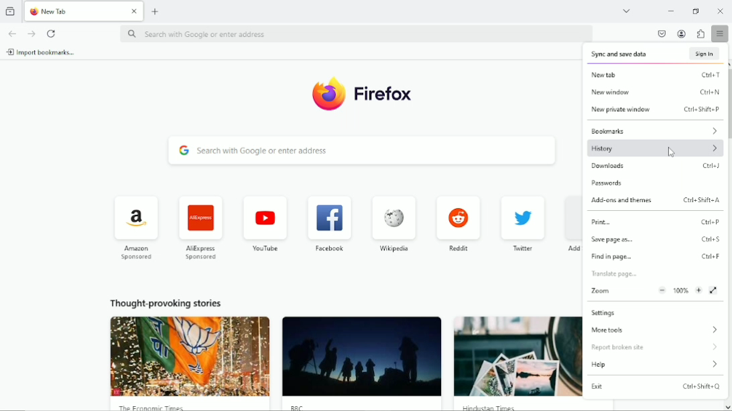 Image resolution: width=732 pixels, height=411 pixels. I want to click on go back, so click(11, 33).